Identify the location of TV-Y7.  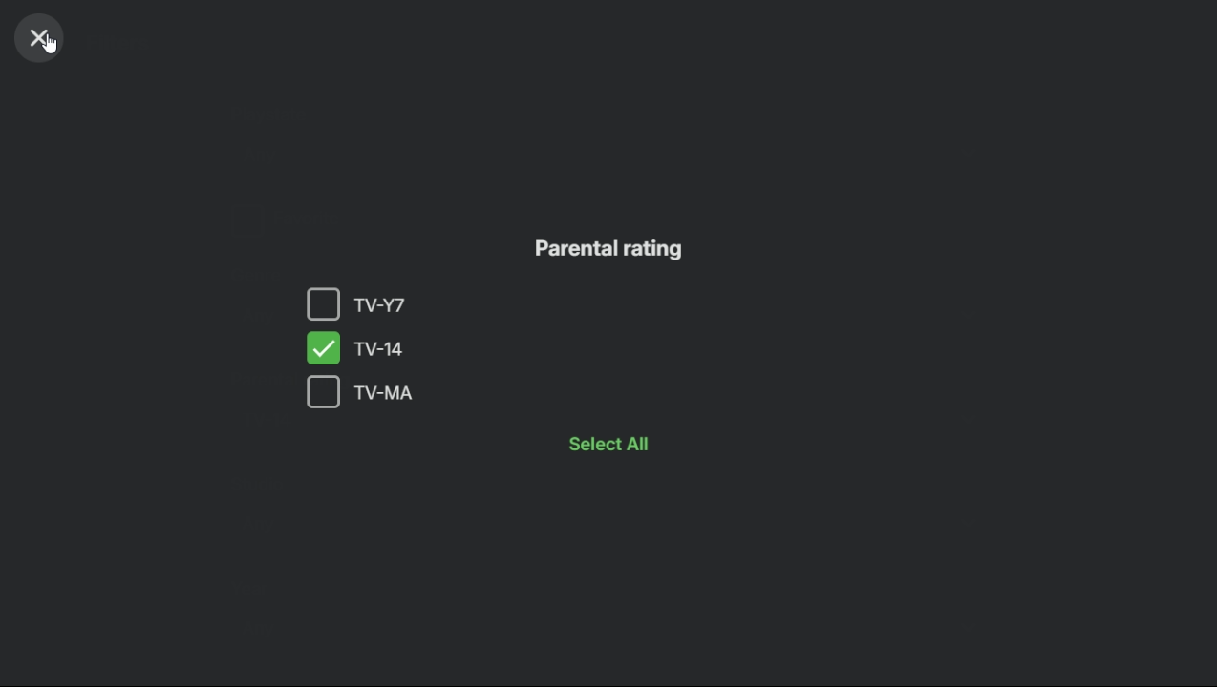
(359, 304).